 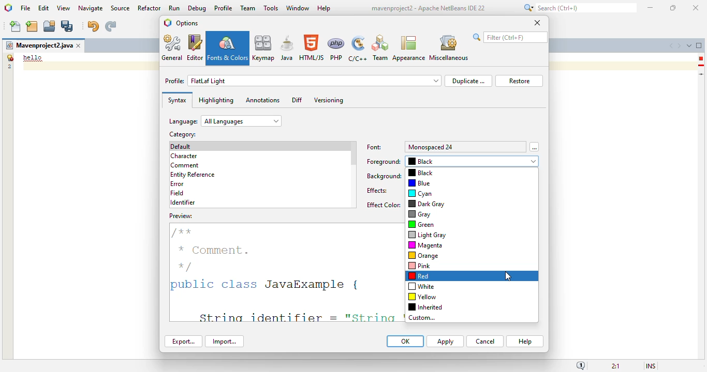 I want to click on java, so click(x=287, y=48).